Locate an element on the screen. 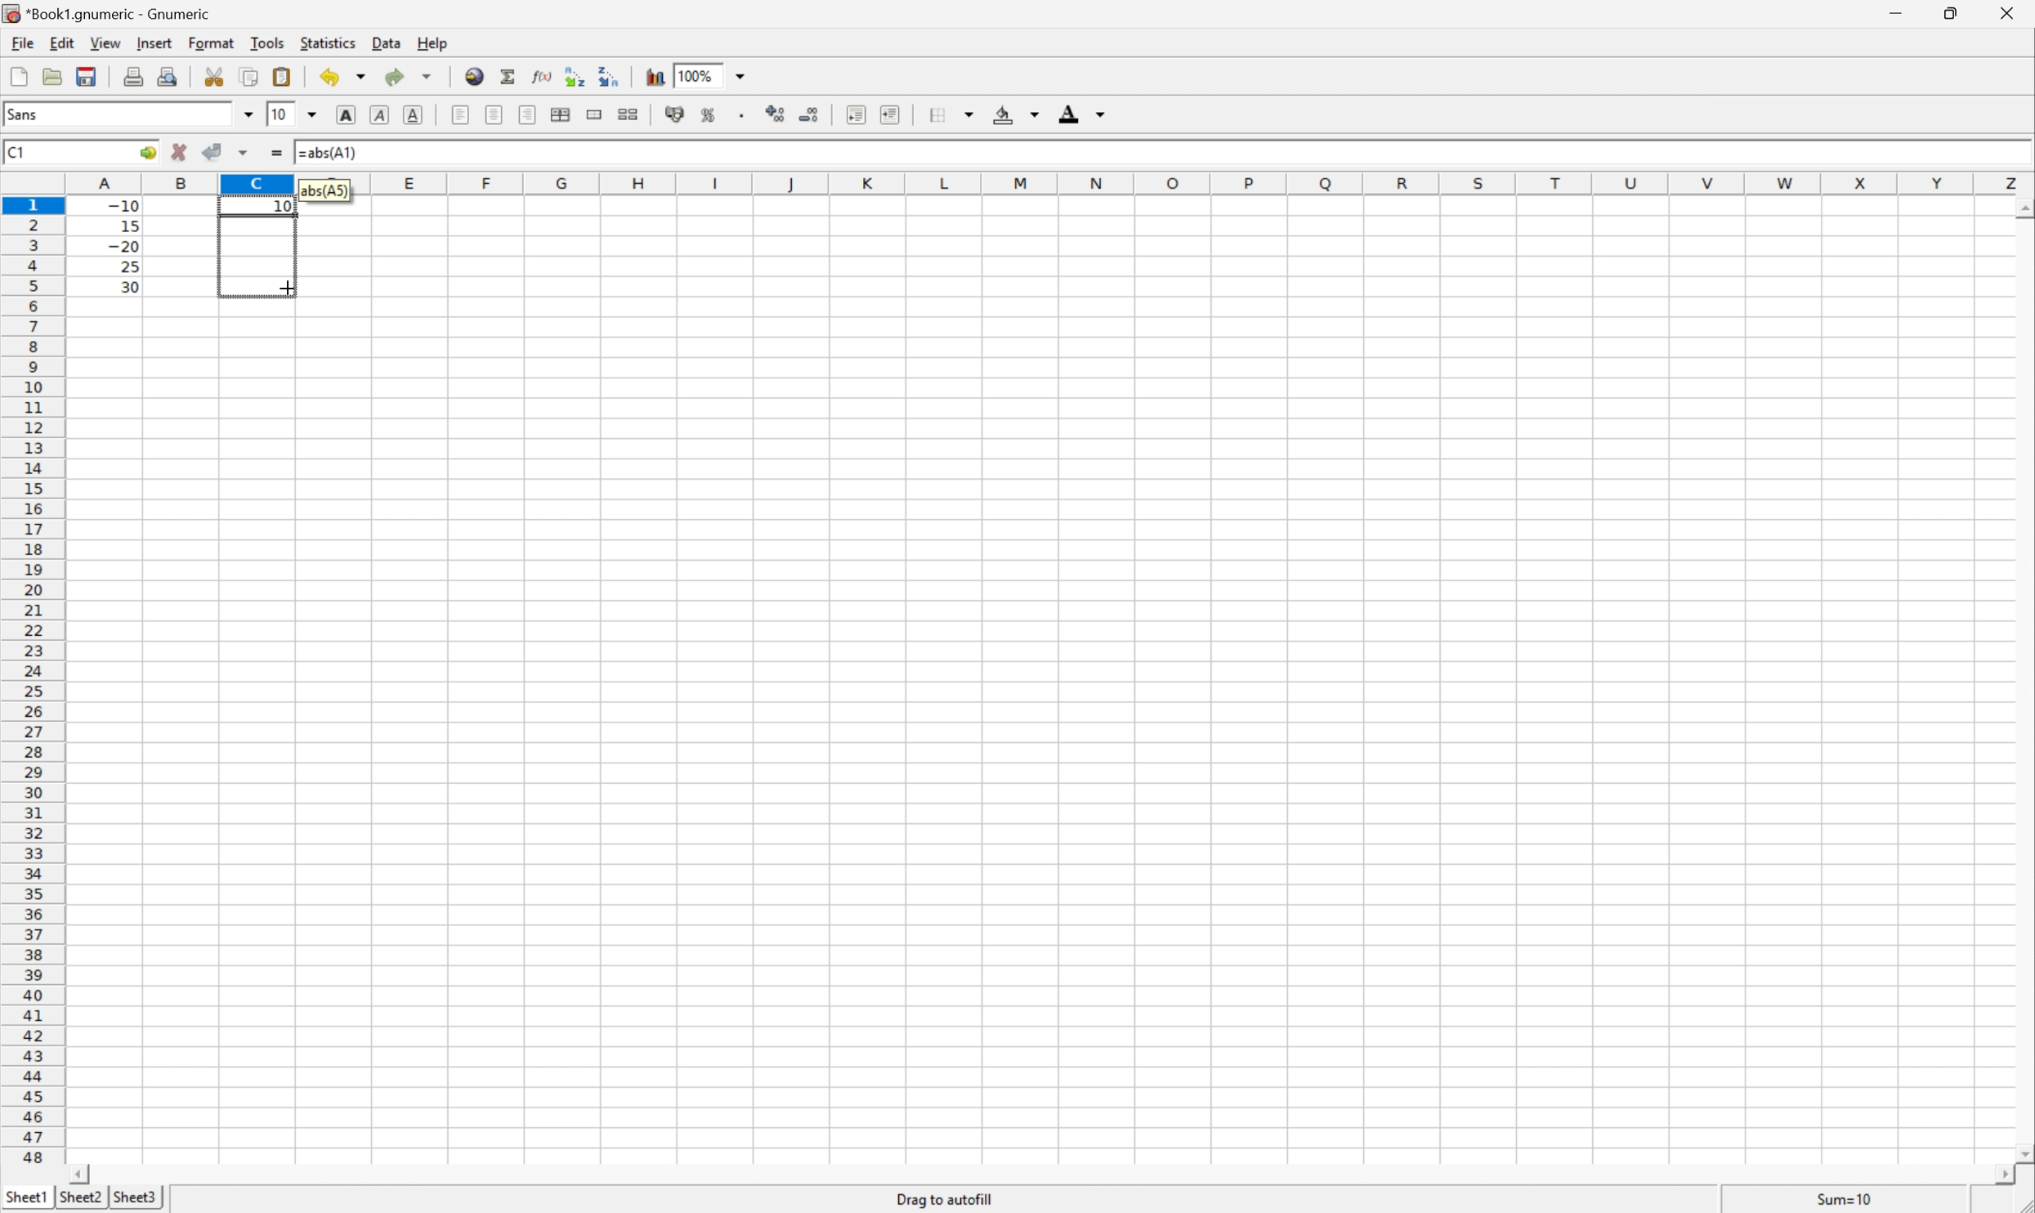 This screenshot has width=2035, height=1213. Drop Down is located at coordinates (315, 113).